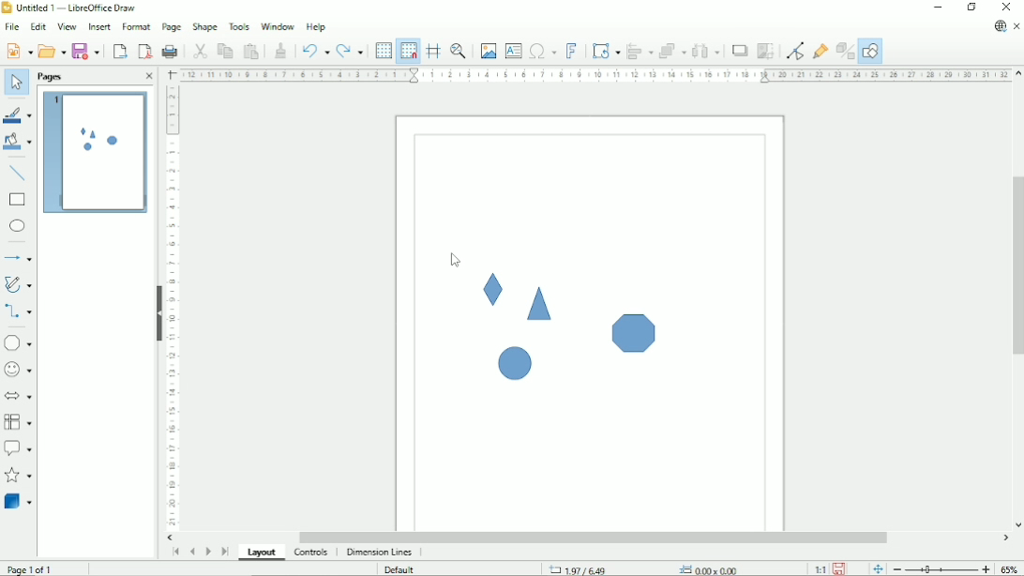 This screenshot has width=1024, height=576. Describe the element at coordinates (1000, 26) in the screenshot. I see `Update available` at that location.